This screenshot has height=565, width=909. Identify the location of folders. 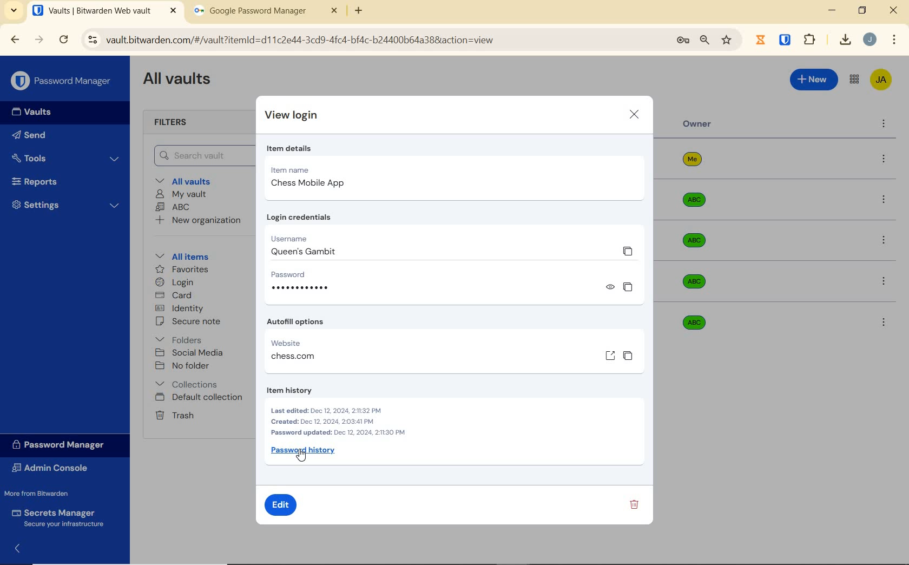
(187, 339).